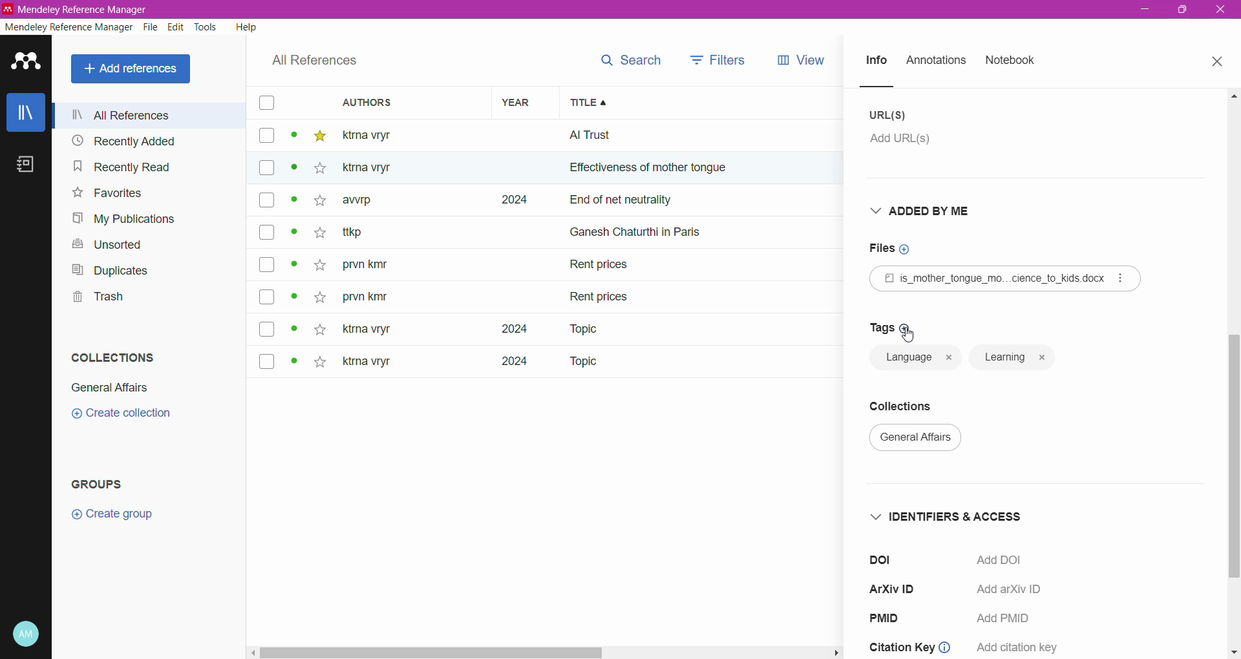  I want to click on views , so click(810, 60).